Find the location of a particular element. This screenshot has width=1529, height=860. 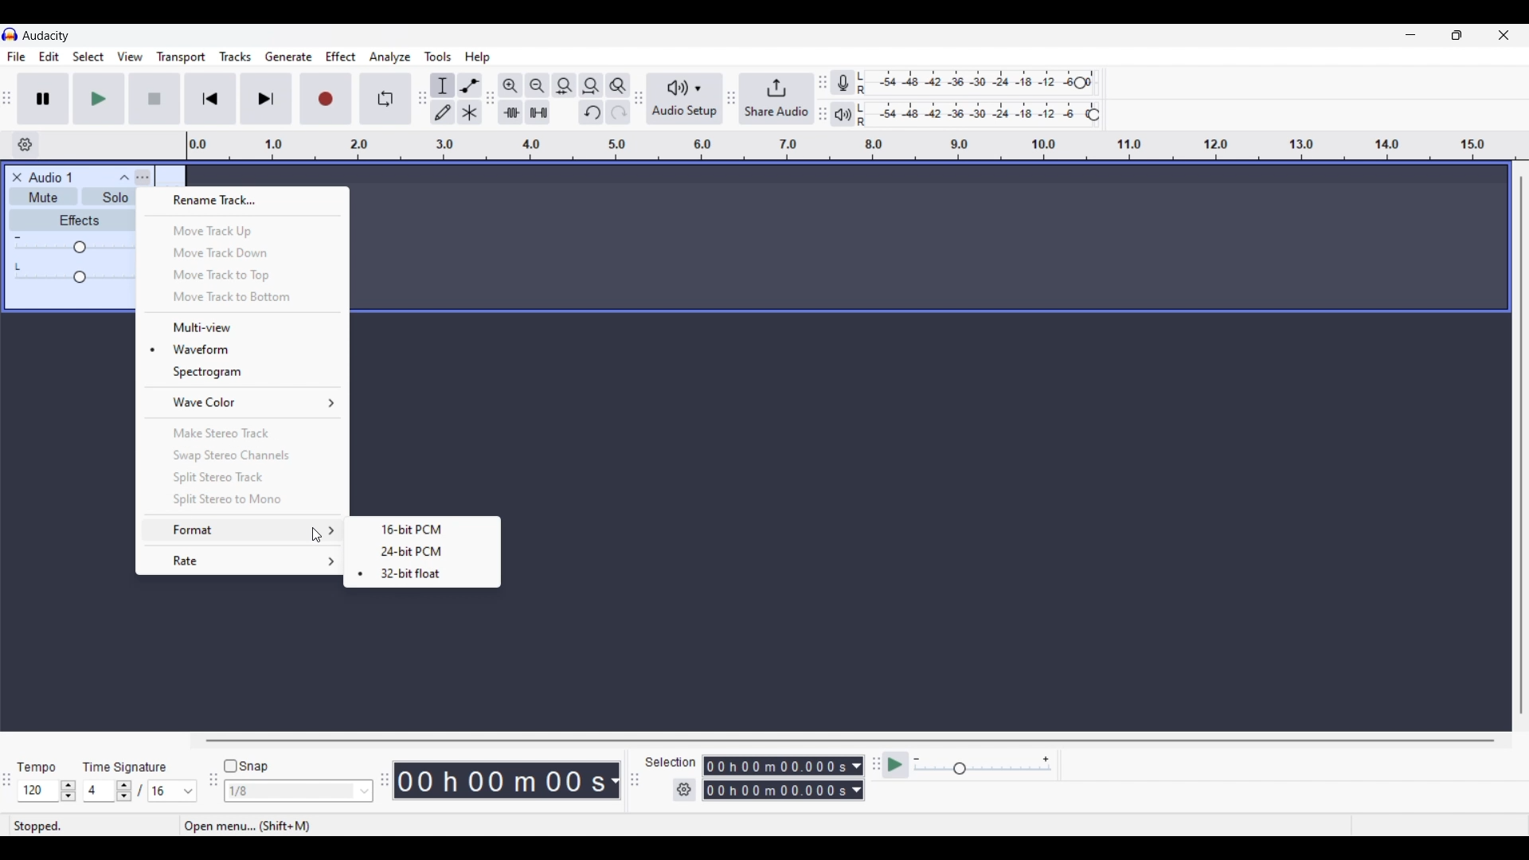

Help menu is located at coordinates (477, 57).